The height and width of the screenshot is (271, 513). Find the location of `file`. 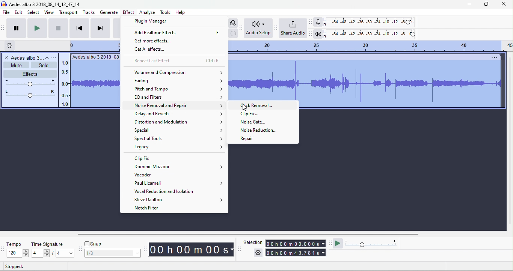

file is located at coordinates (6, 12).